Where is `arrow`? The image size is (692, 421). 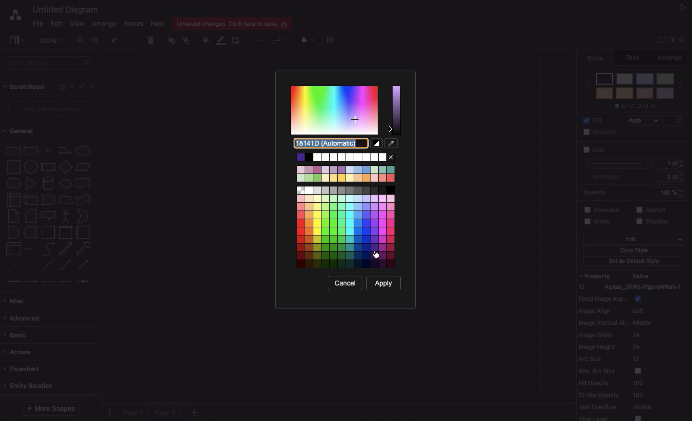 arrow is located at coordinates (85, 248).